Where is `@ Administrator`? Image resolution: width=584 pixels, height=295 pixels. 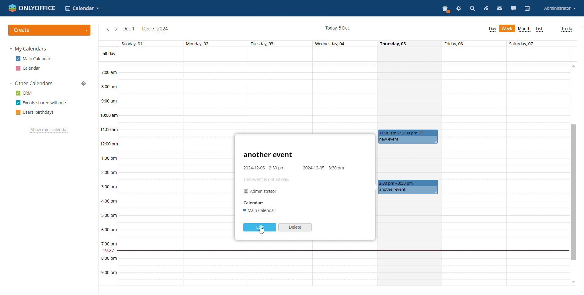 @ Administrator is located at coordinates (260, 191).